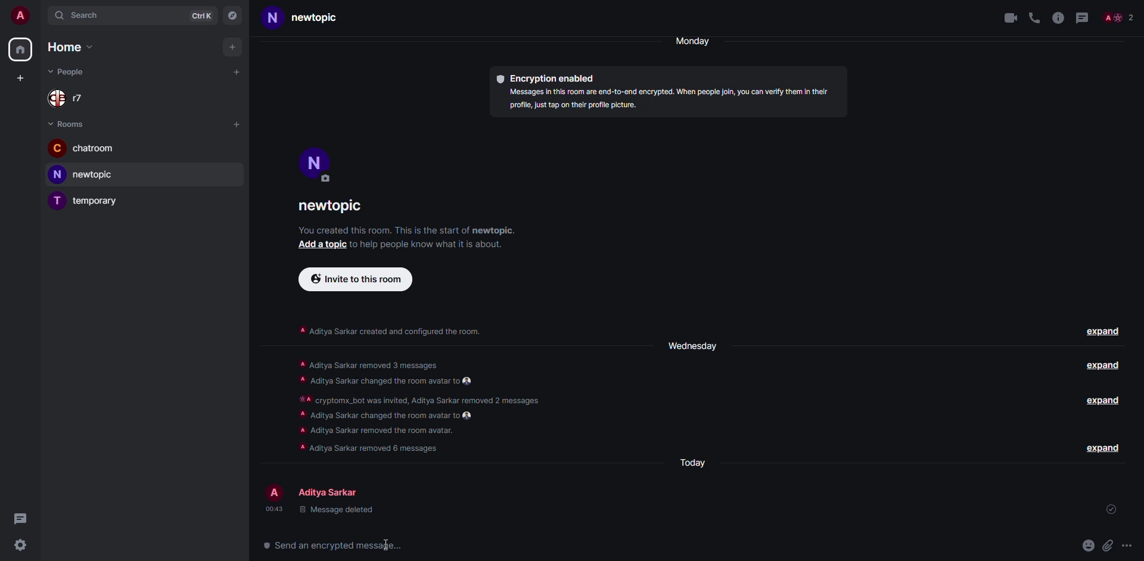 The width and height of the screenshot is (1144, 561). What do you see at coordinates (331, 544) in the screenshot?
I see `send an encrypted message` at bounding box center [331, 544].